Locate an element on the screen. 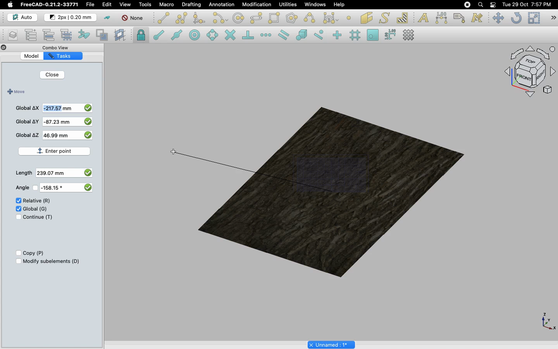  1 is located at coordinates (54, 136).